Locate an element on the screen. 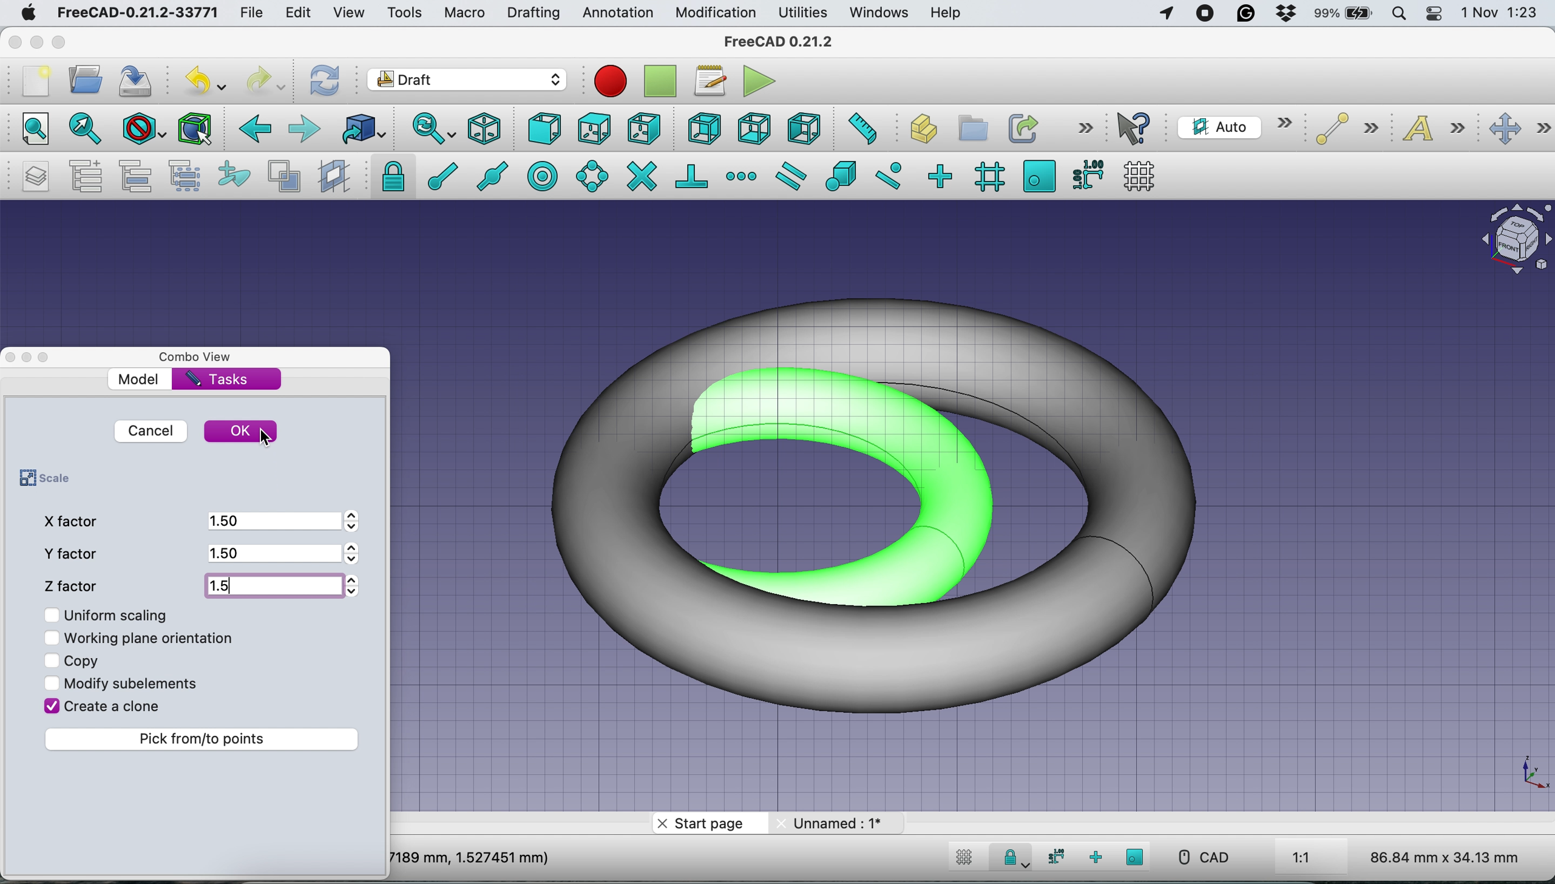  working plane orientation is located at coordinates (155, 637).